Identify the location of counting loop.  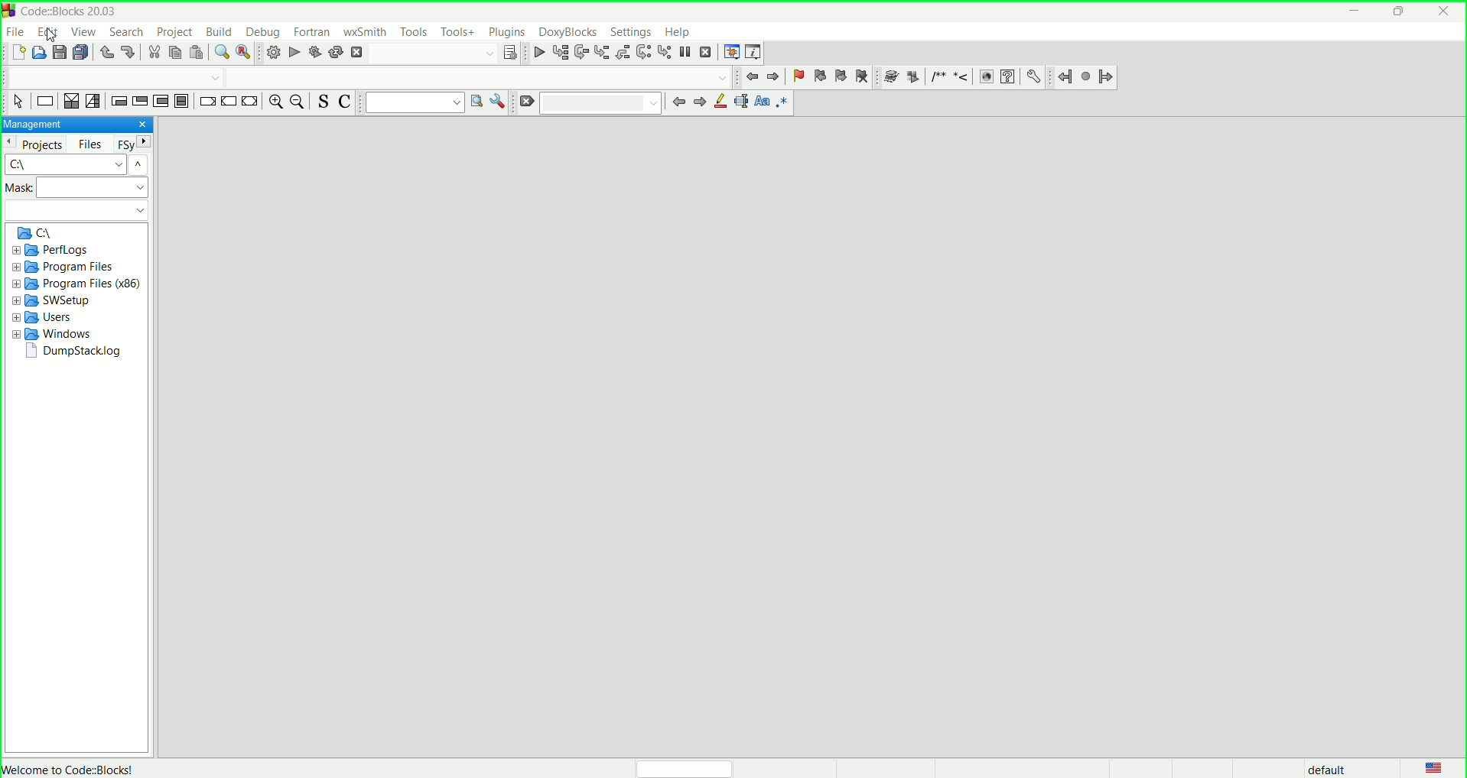
(161, 100).